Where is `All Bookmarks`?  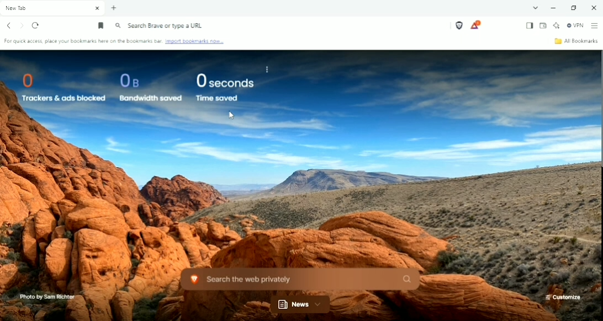 All Bookmarks is located at coordinates (576, 41).